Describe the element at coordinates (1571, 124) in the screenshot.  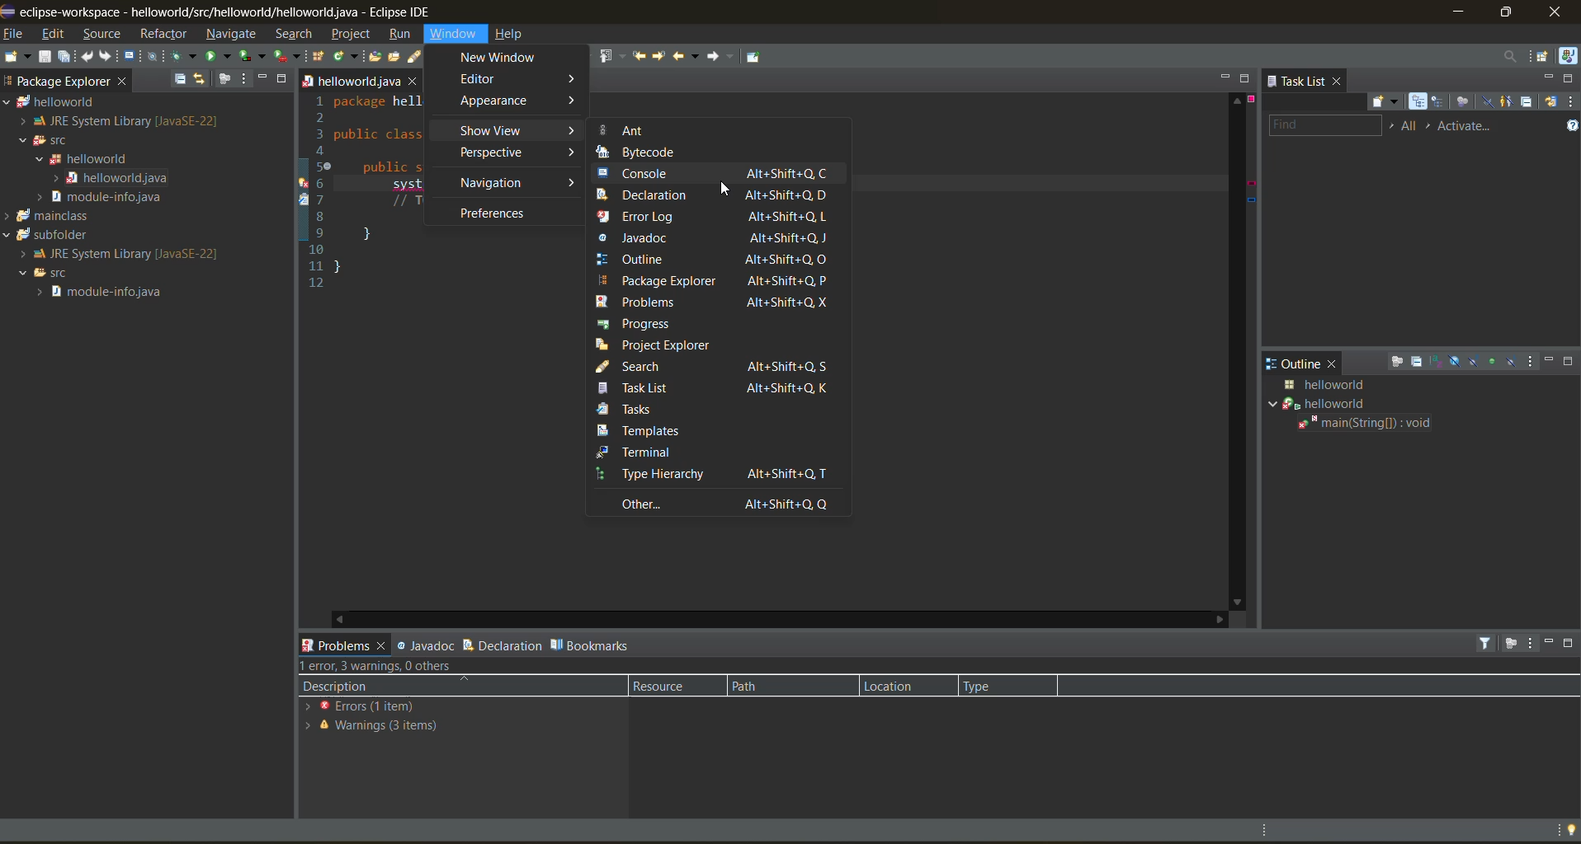
I see `show tasks UI legend` at that location.